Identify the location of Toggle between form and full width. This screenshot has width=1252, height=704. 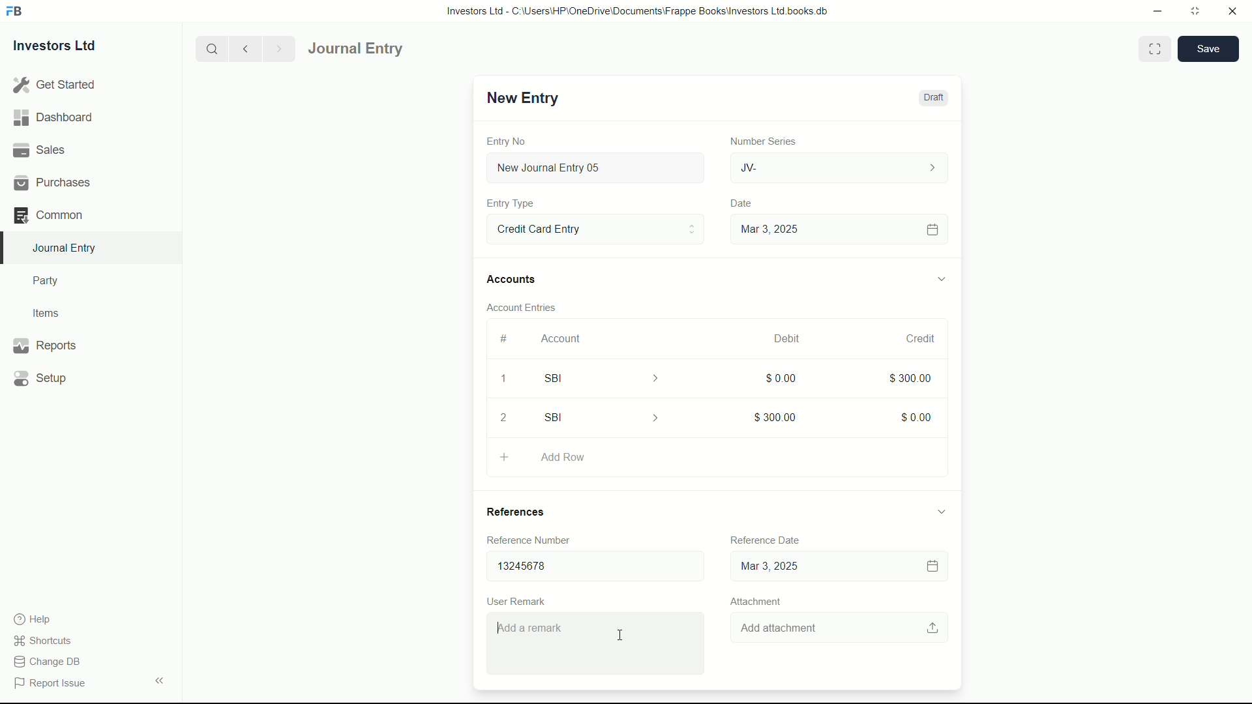
(1155, 49).